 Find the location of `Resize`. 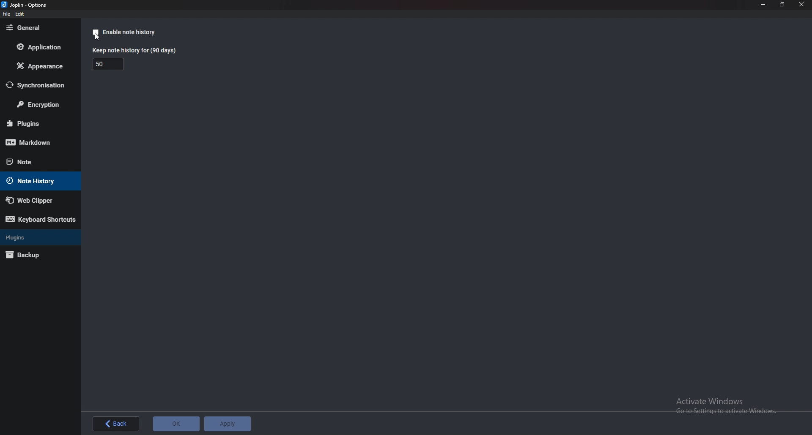

Resize is located at coordinates (783, 5).